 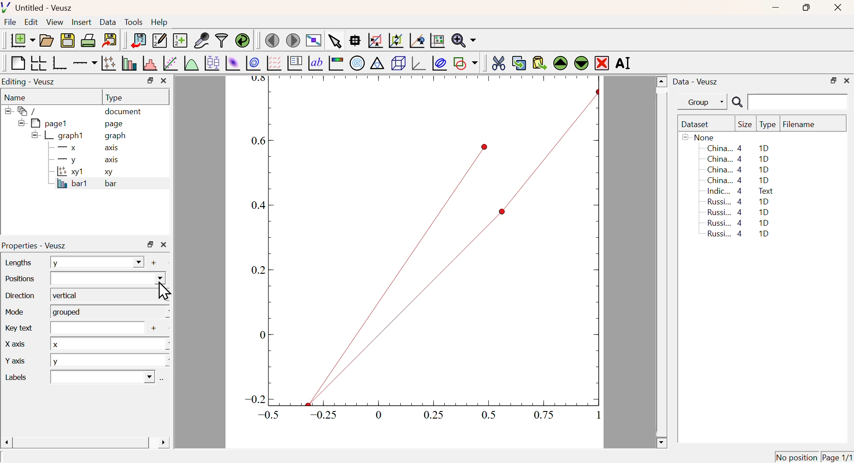 What do you see at coordinates (83, 172) in the screenshot?
I see `xy1 xy` at bounding box center [83, 172].